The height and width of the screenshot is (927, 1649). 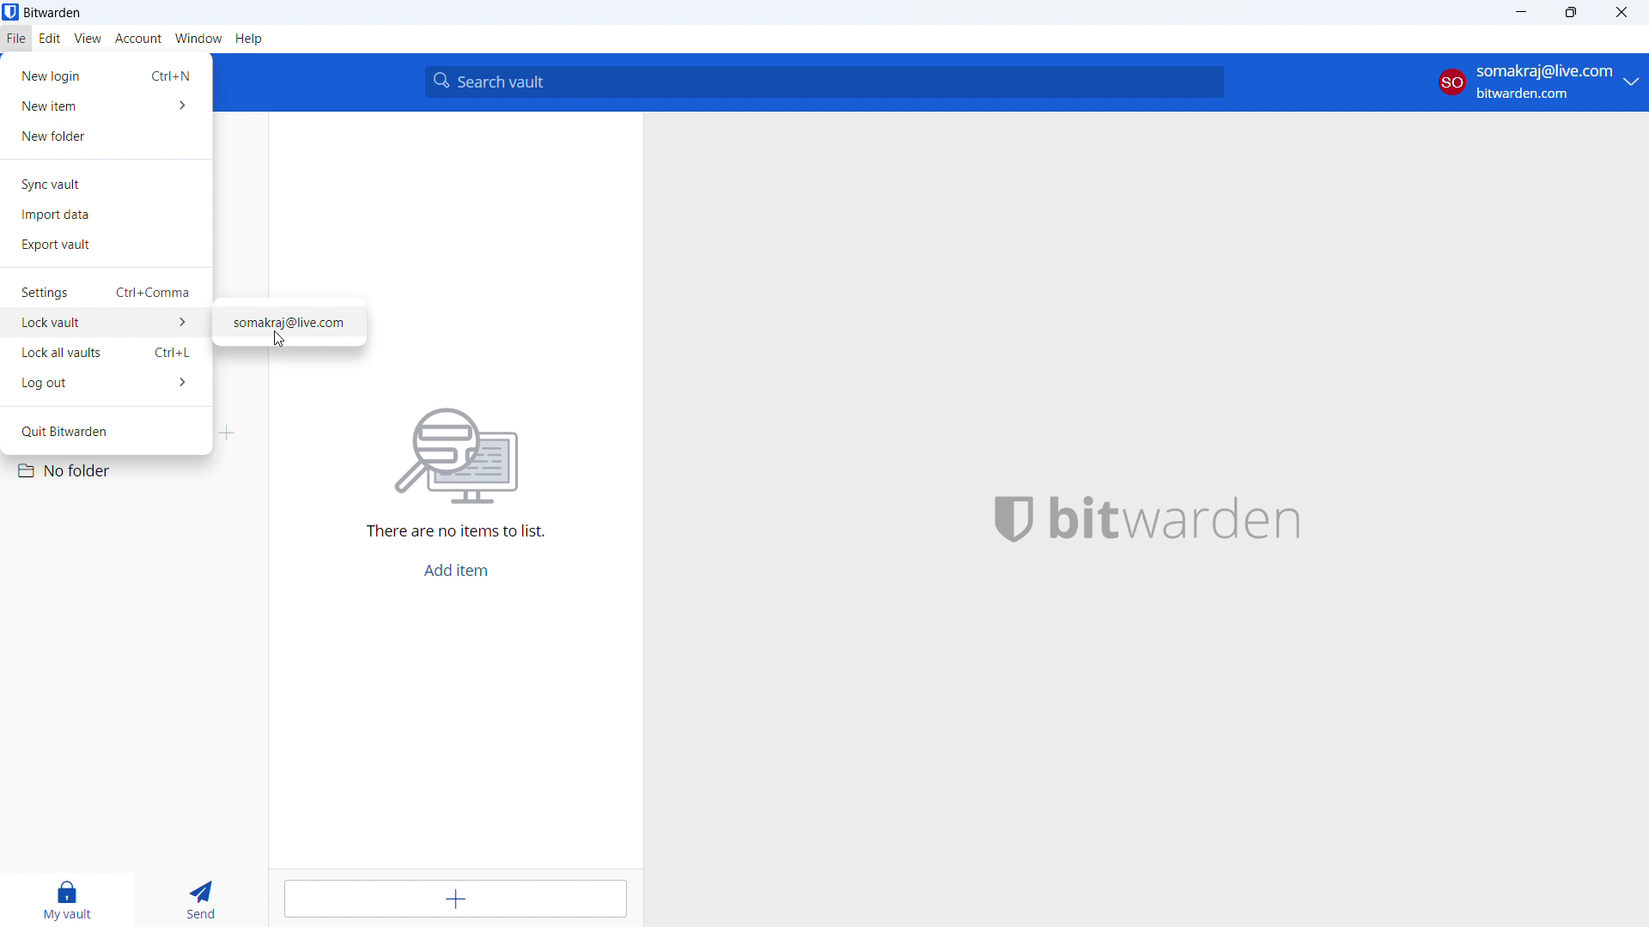 I want to click on account, so click(x=1536, y=82).